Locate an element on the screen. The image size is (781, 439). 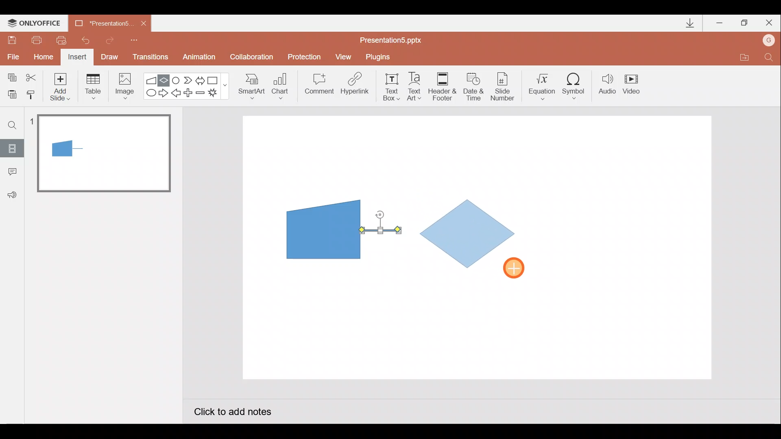
Add slide is located at coordinates (62, 85).